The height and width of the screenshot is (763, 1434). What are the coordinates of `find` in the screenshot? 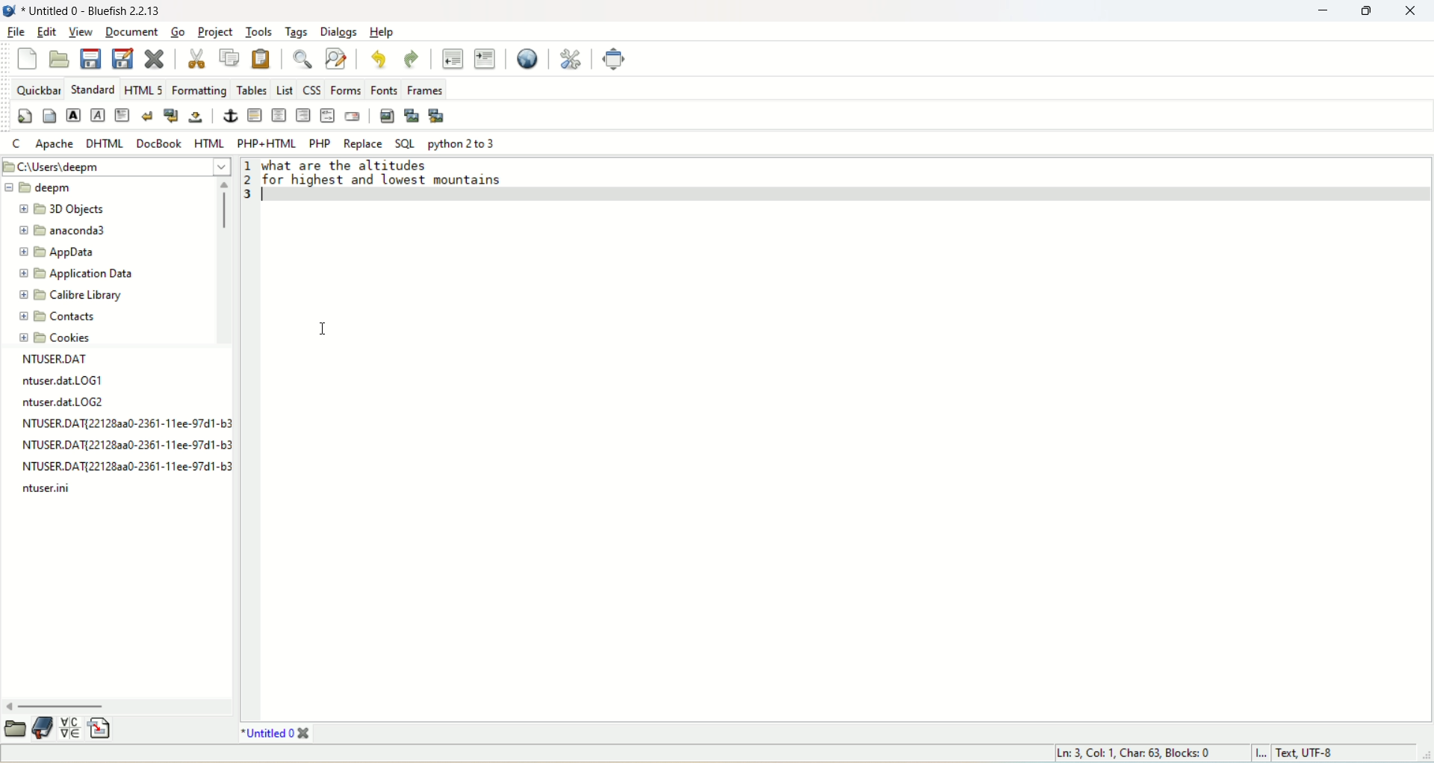 It's located at (302, 57).